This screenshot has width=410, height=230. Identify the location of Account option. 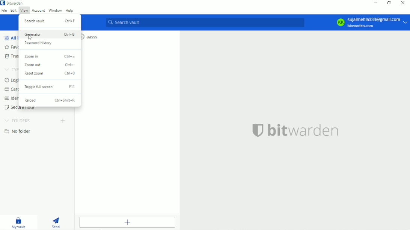
(371, 22).